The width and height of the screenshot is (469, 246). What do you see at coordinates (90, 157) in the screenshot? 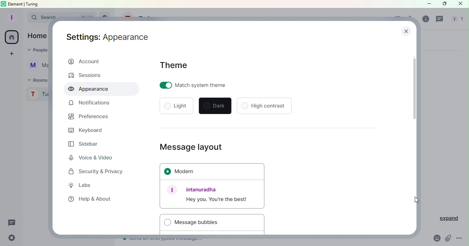
I see `Voice and Video` at bounding box center [90, 157].